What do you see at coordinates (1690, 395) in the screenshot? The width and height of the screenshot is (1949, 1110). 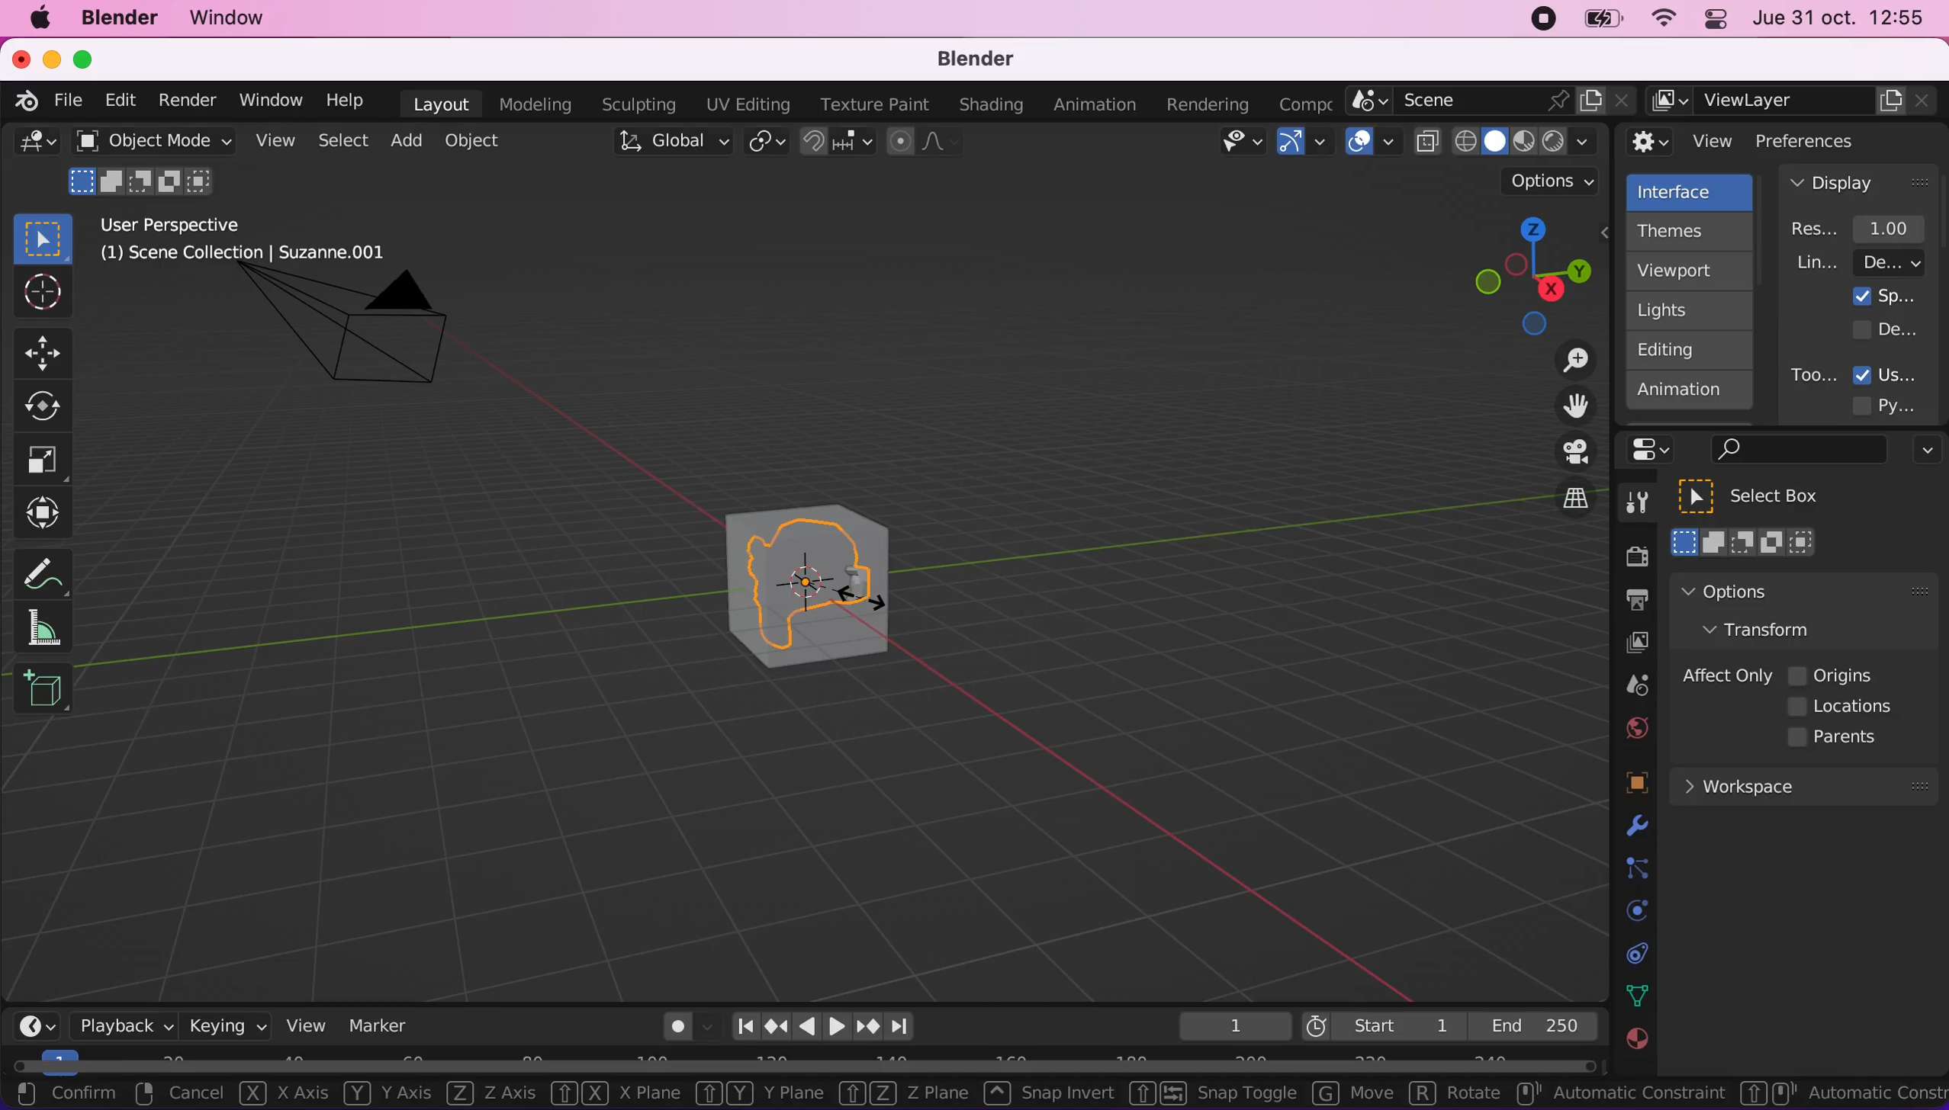 I see `animation` at bounding box center [1690, 395].